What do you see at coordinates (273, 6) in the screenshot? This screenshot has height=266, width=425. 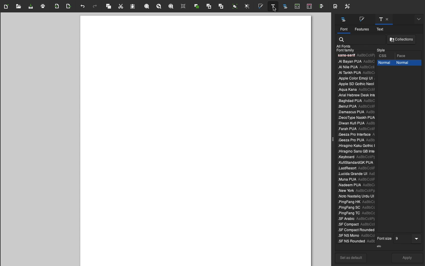 I see `Text selected` at bounding box center [273, 6].